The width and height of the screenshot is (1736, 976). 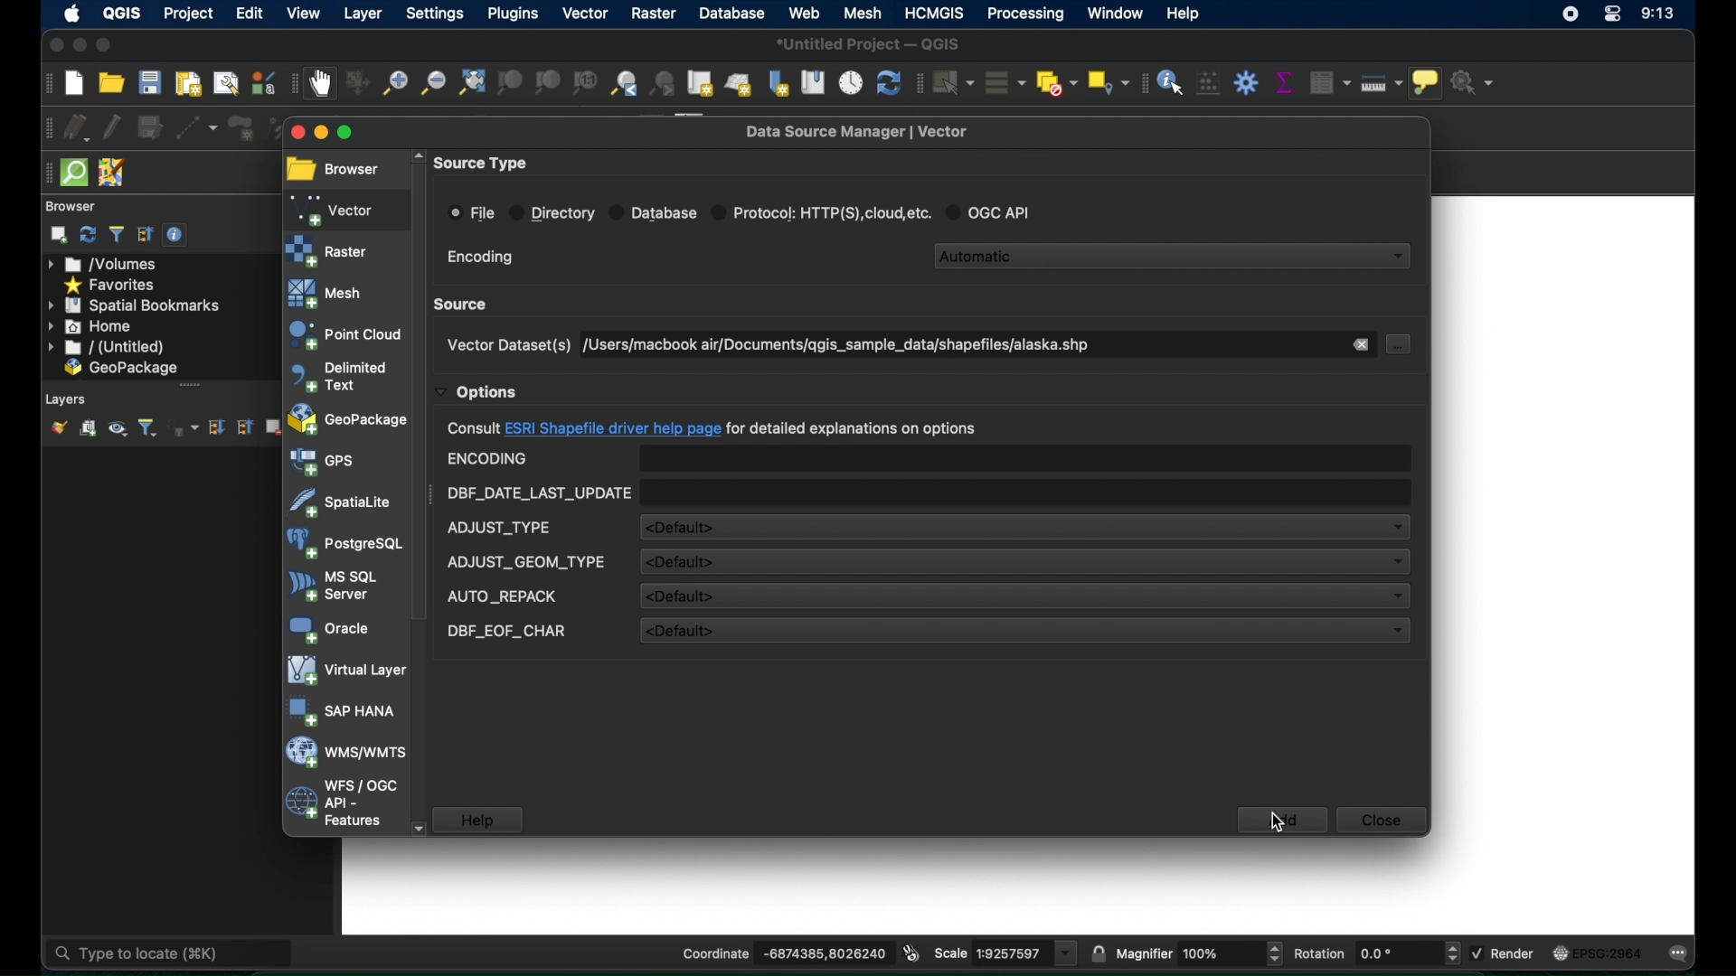 What do you see at coordinates (1057, 80) in the screenshot?
I see `deselect features` at bounding box center [1057, 80].